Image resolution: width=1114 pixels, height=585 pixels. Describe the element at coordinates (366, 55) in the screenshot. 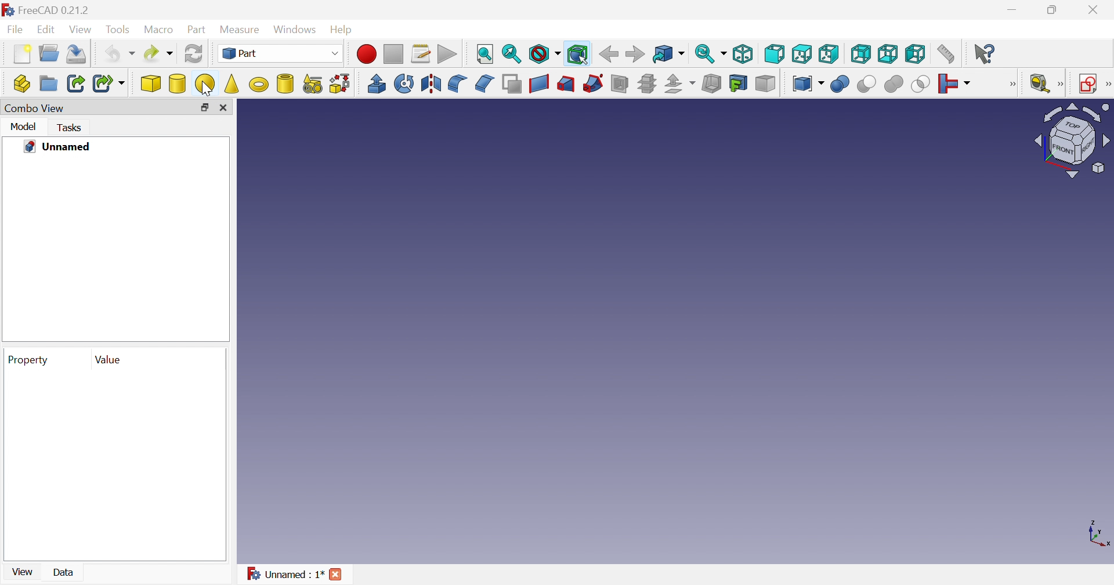

I see `Macro recording...` at that location.